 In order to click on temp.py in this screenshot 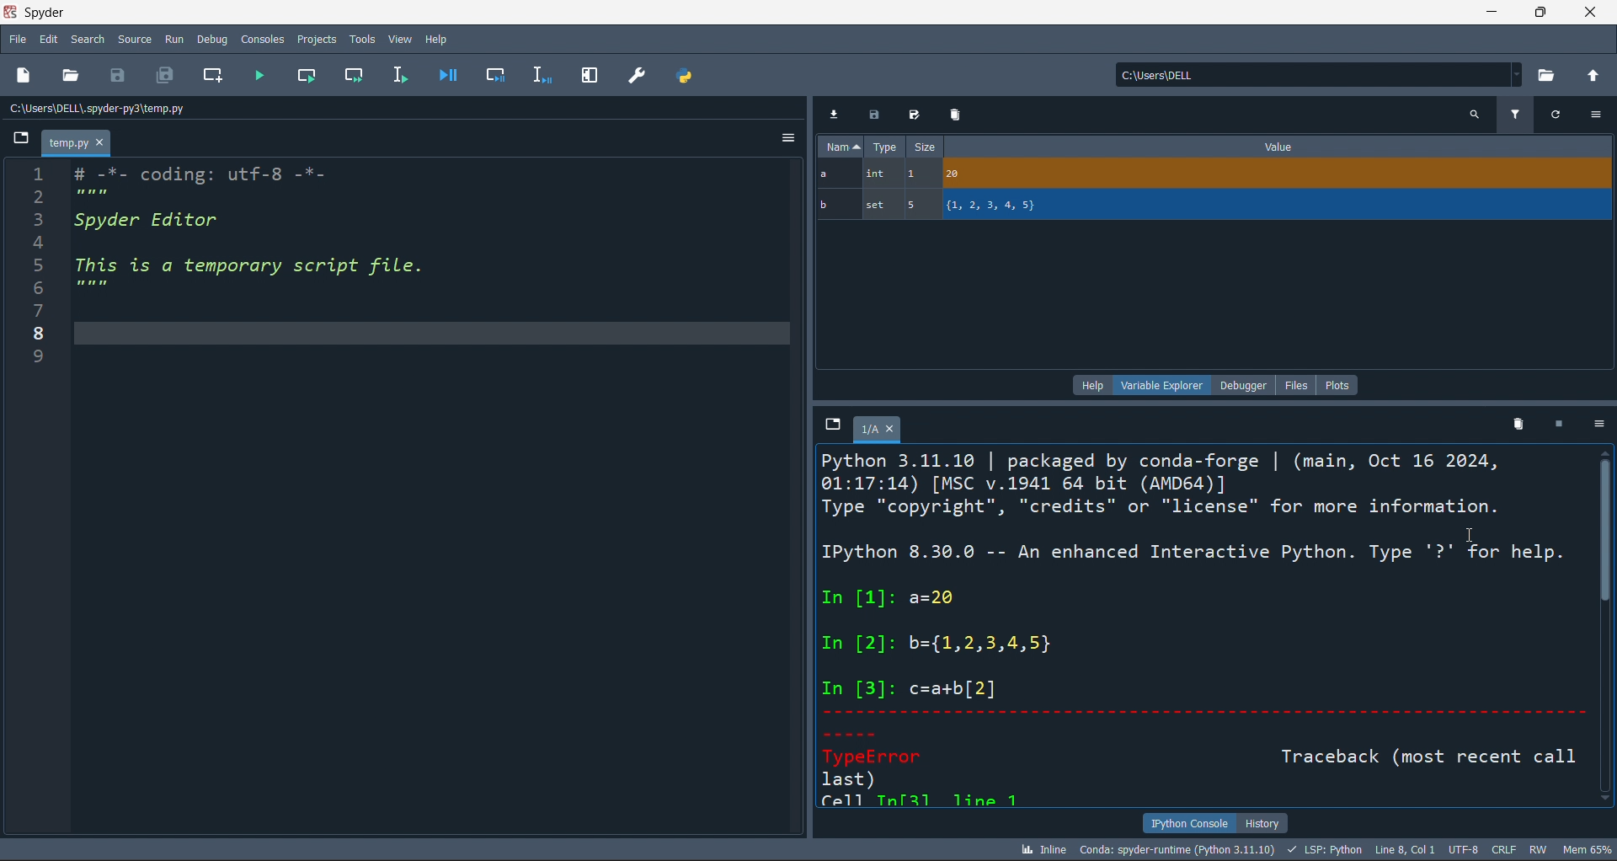, I will do `click(77, 145)`.